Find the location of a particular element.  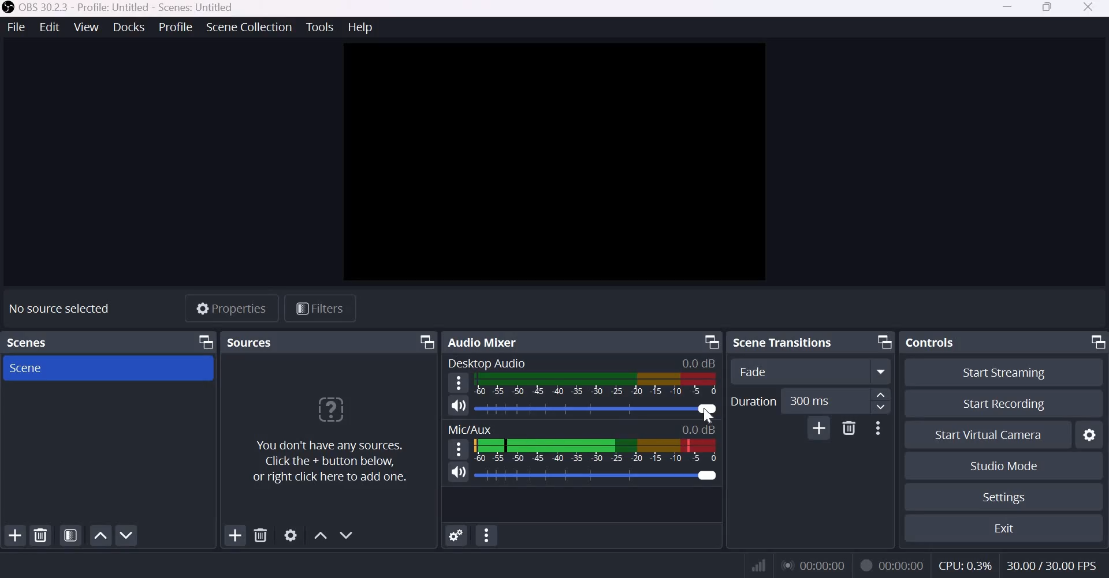

Volume Meter is located at coordinates (595, 384).